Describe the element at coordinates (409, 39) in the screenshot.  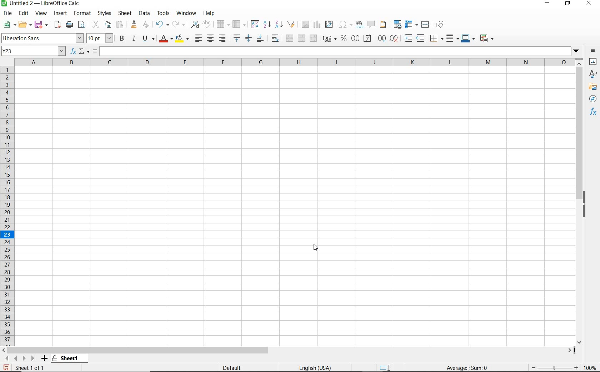
I see `INCREASE INDENT` at that location.